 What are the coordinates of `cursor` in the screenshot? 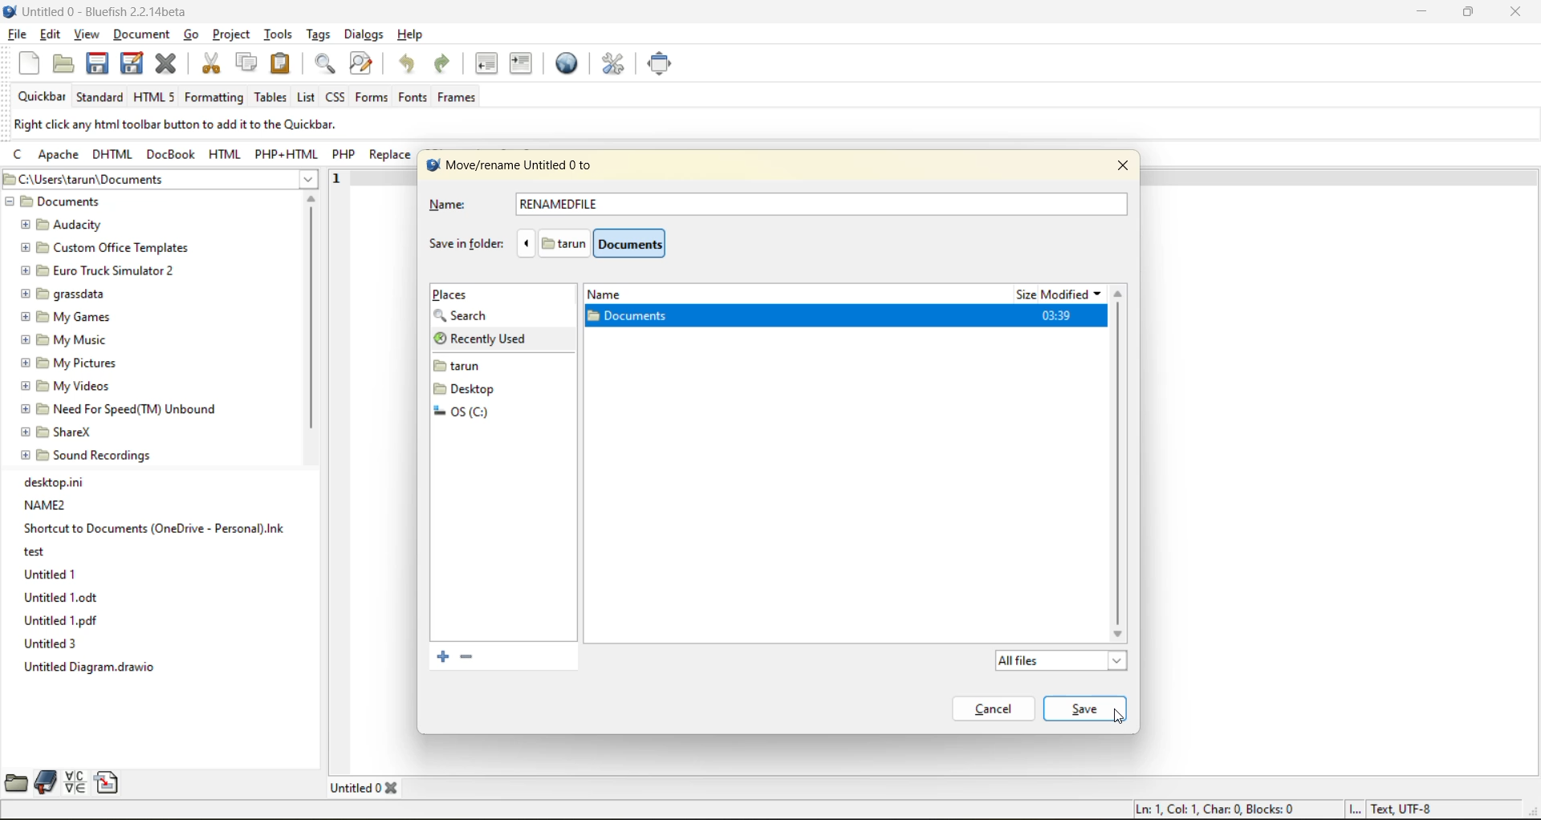 It's located at (1123, 717).